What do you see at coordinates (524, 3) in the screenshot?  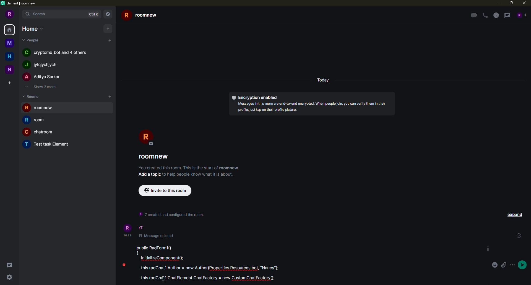 I see `close` at bounding box center [524, 3].